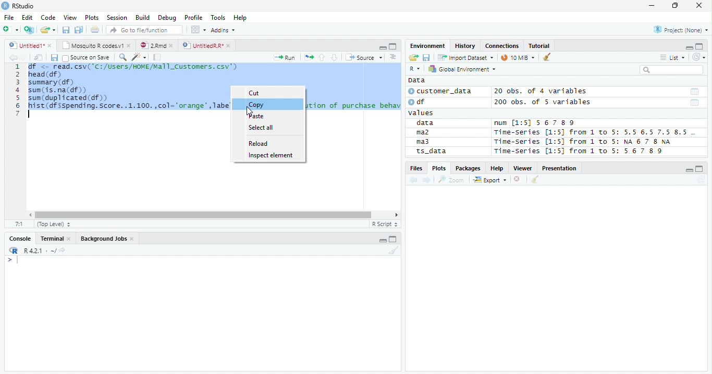 This screenshot has height=374, width=712. What do you see at coordinates (30, 45) in the screenshot?
I see `Untitiled1` at bounding box center [30, 45].